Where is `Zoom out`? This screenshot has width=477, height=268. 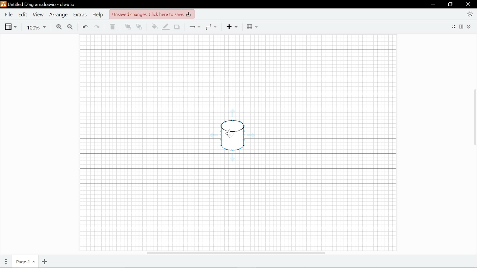
Zoom out is located at coordinates (70, 27).